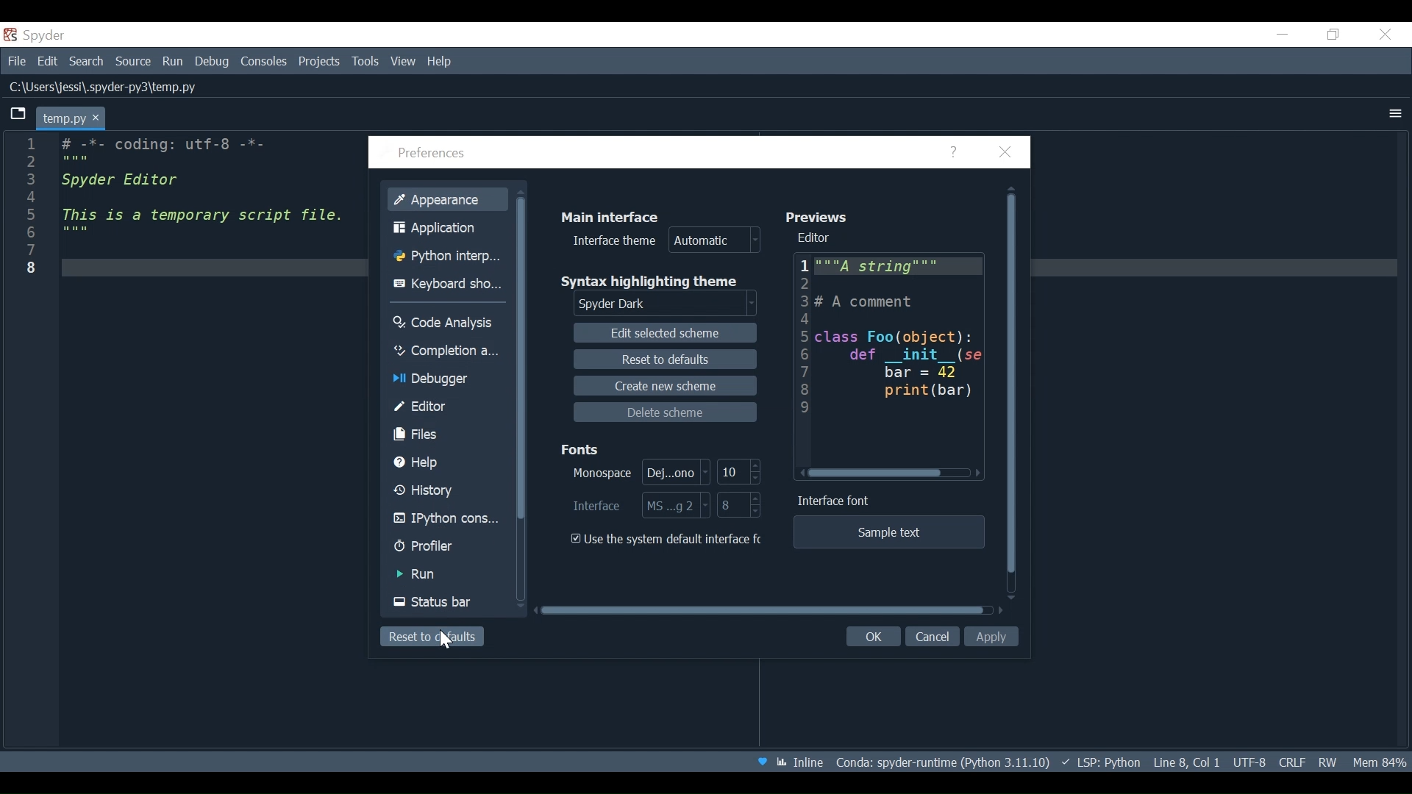 This screenshot has height=794, width=1412. Describe the element at coordinates (264, 62) in the screenshot. I see `Consoles` at that location.